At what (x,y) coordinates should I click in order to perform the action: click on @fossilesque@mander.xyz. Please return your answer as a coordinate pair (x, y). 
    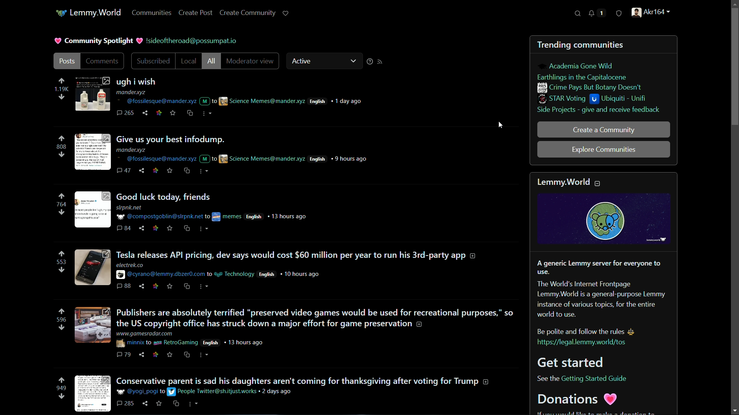
    Looking at the image, I should click on (155, 159).